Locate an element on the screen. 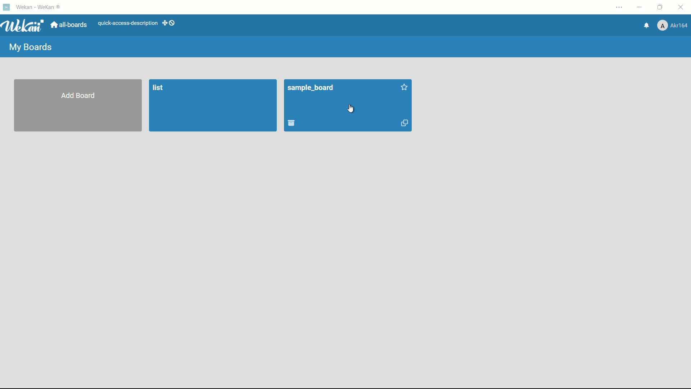 The width and height of the screenshot is (691, 389). add star to this board is located at coordinates (405, 88).